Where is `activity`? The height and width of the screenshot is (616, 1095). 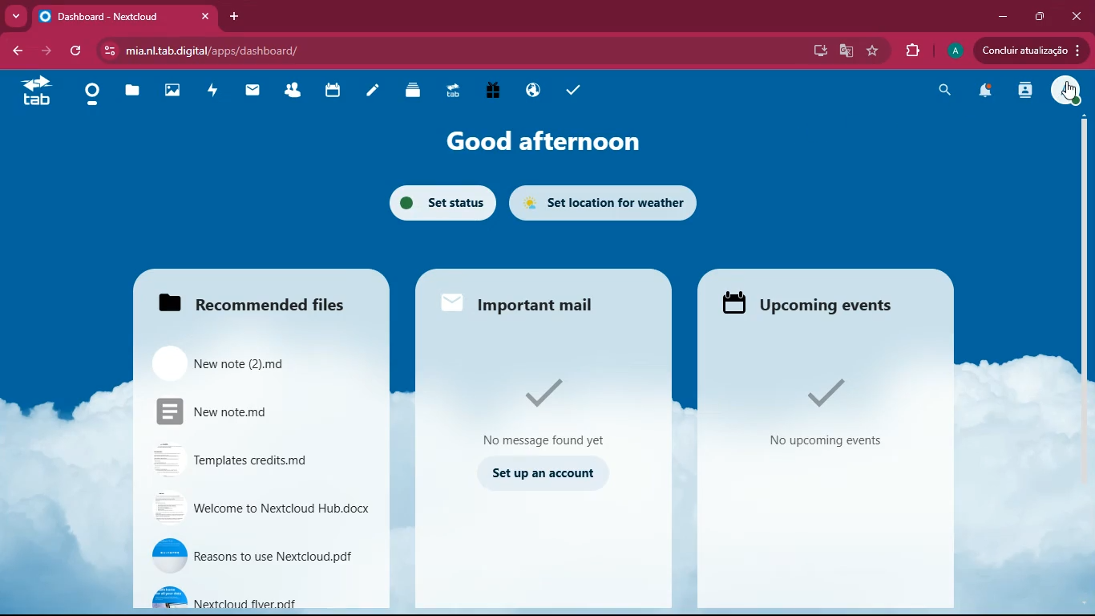
activity is located at coordinates (210, 90).